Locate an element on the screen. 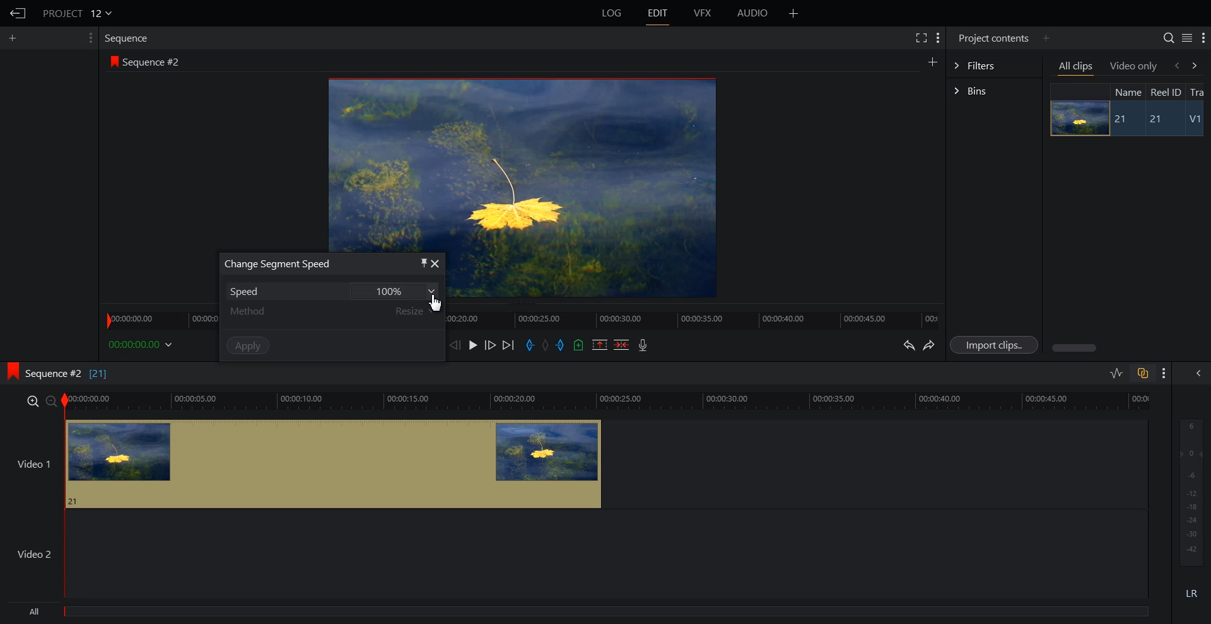 The image size is (1211, 624). Add an Cue in current position is located at coordinates (579, 345).